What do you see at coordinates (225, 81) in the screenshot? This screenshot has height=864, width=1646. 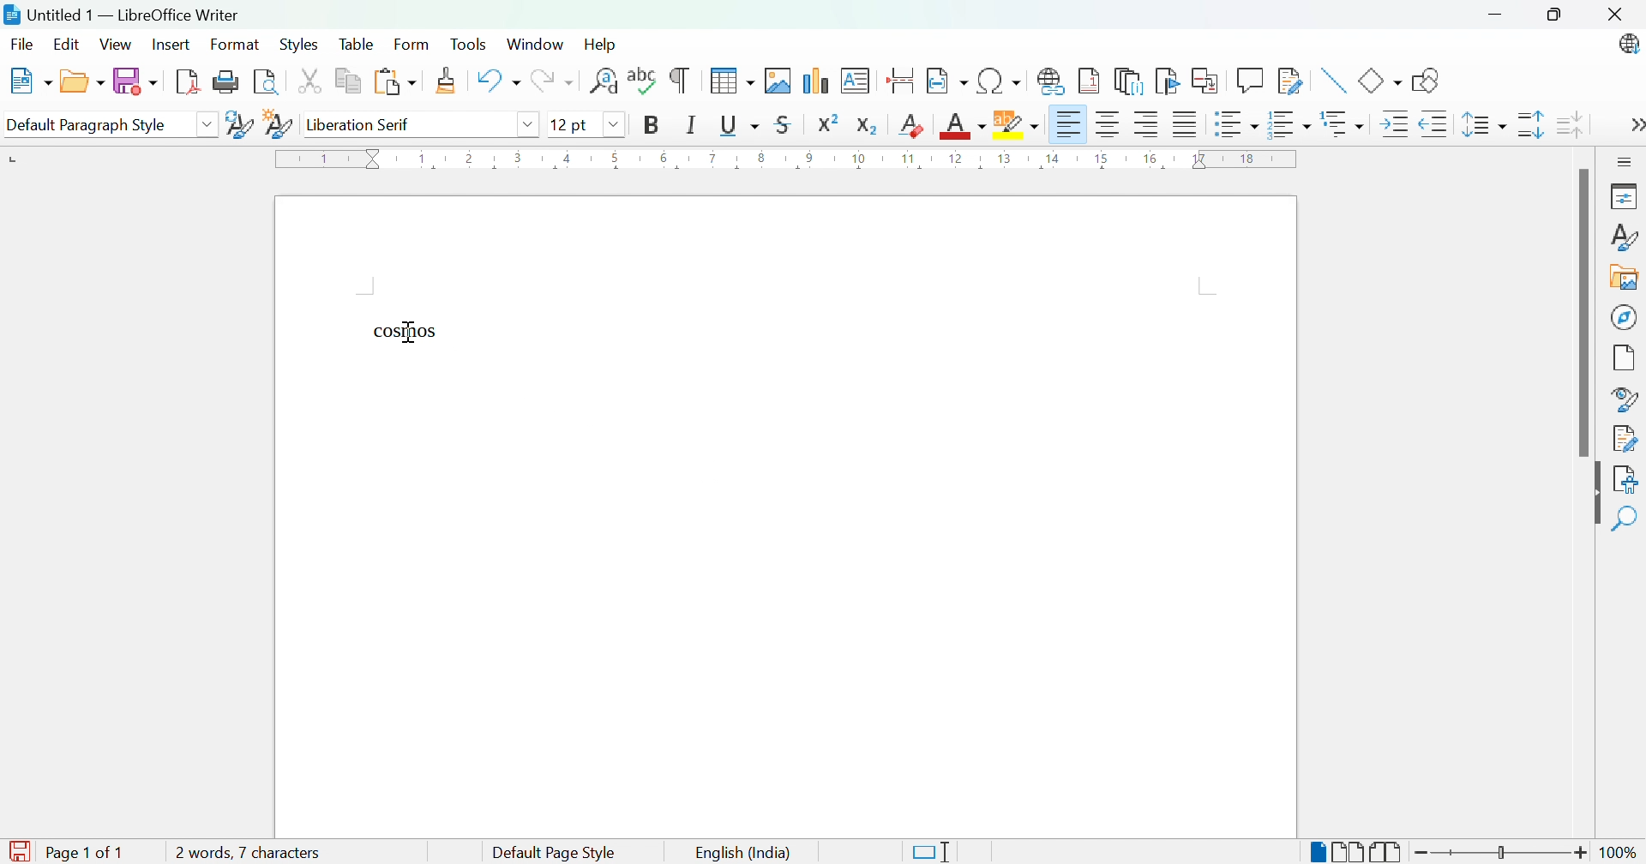 I see `Print` at bounding box center [225, 81].